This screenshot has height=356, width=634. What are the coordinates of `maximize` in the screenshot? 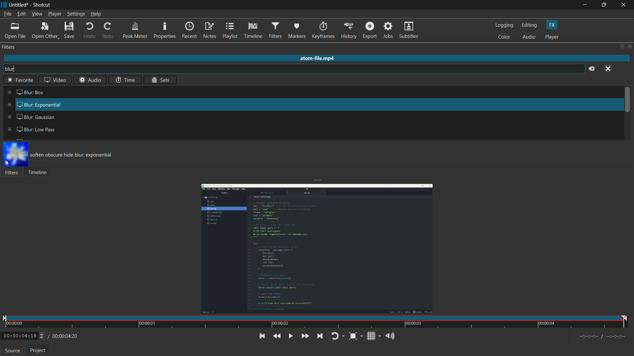 It's located at (605, 5).